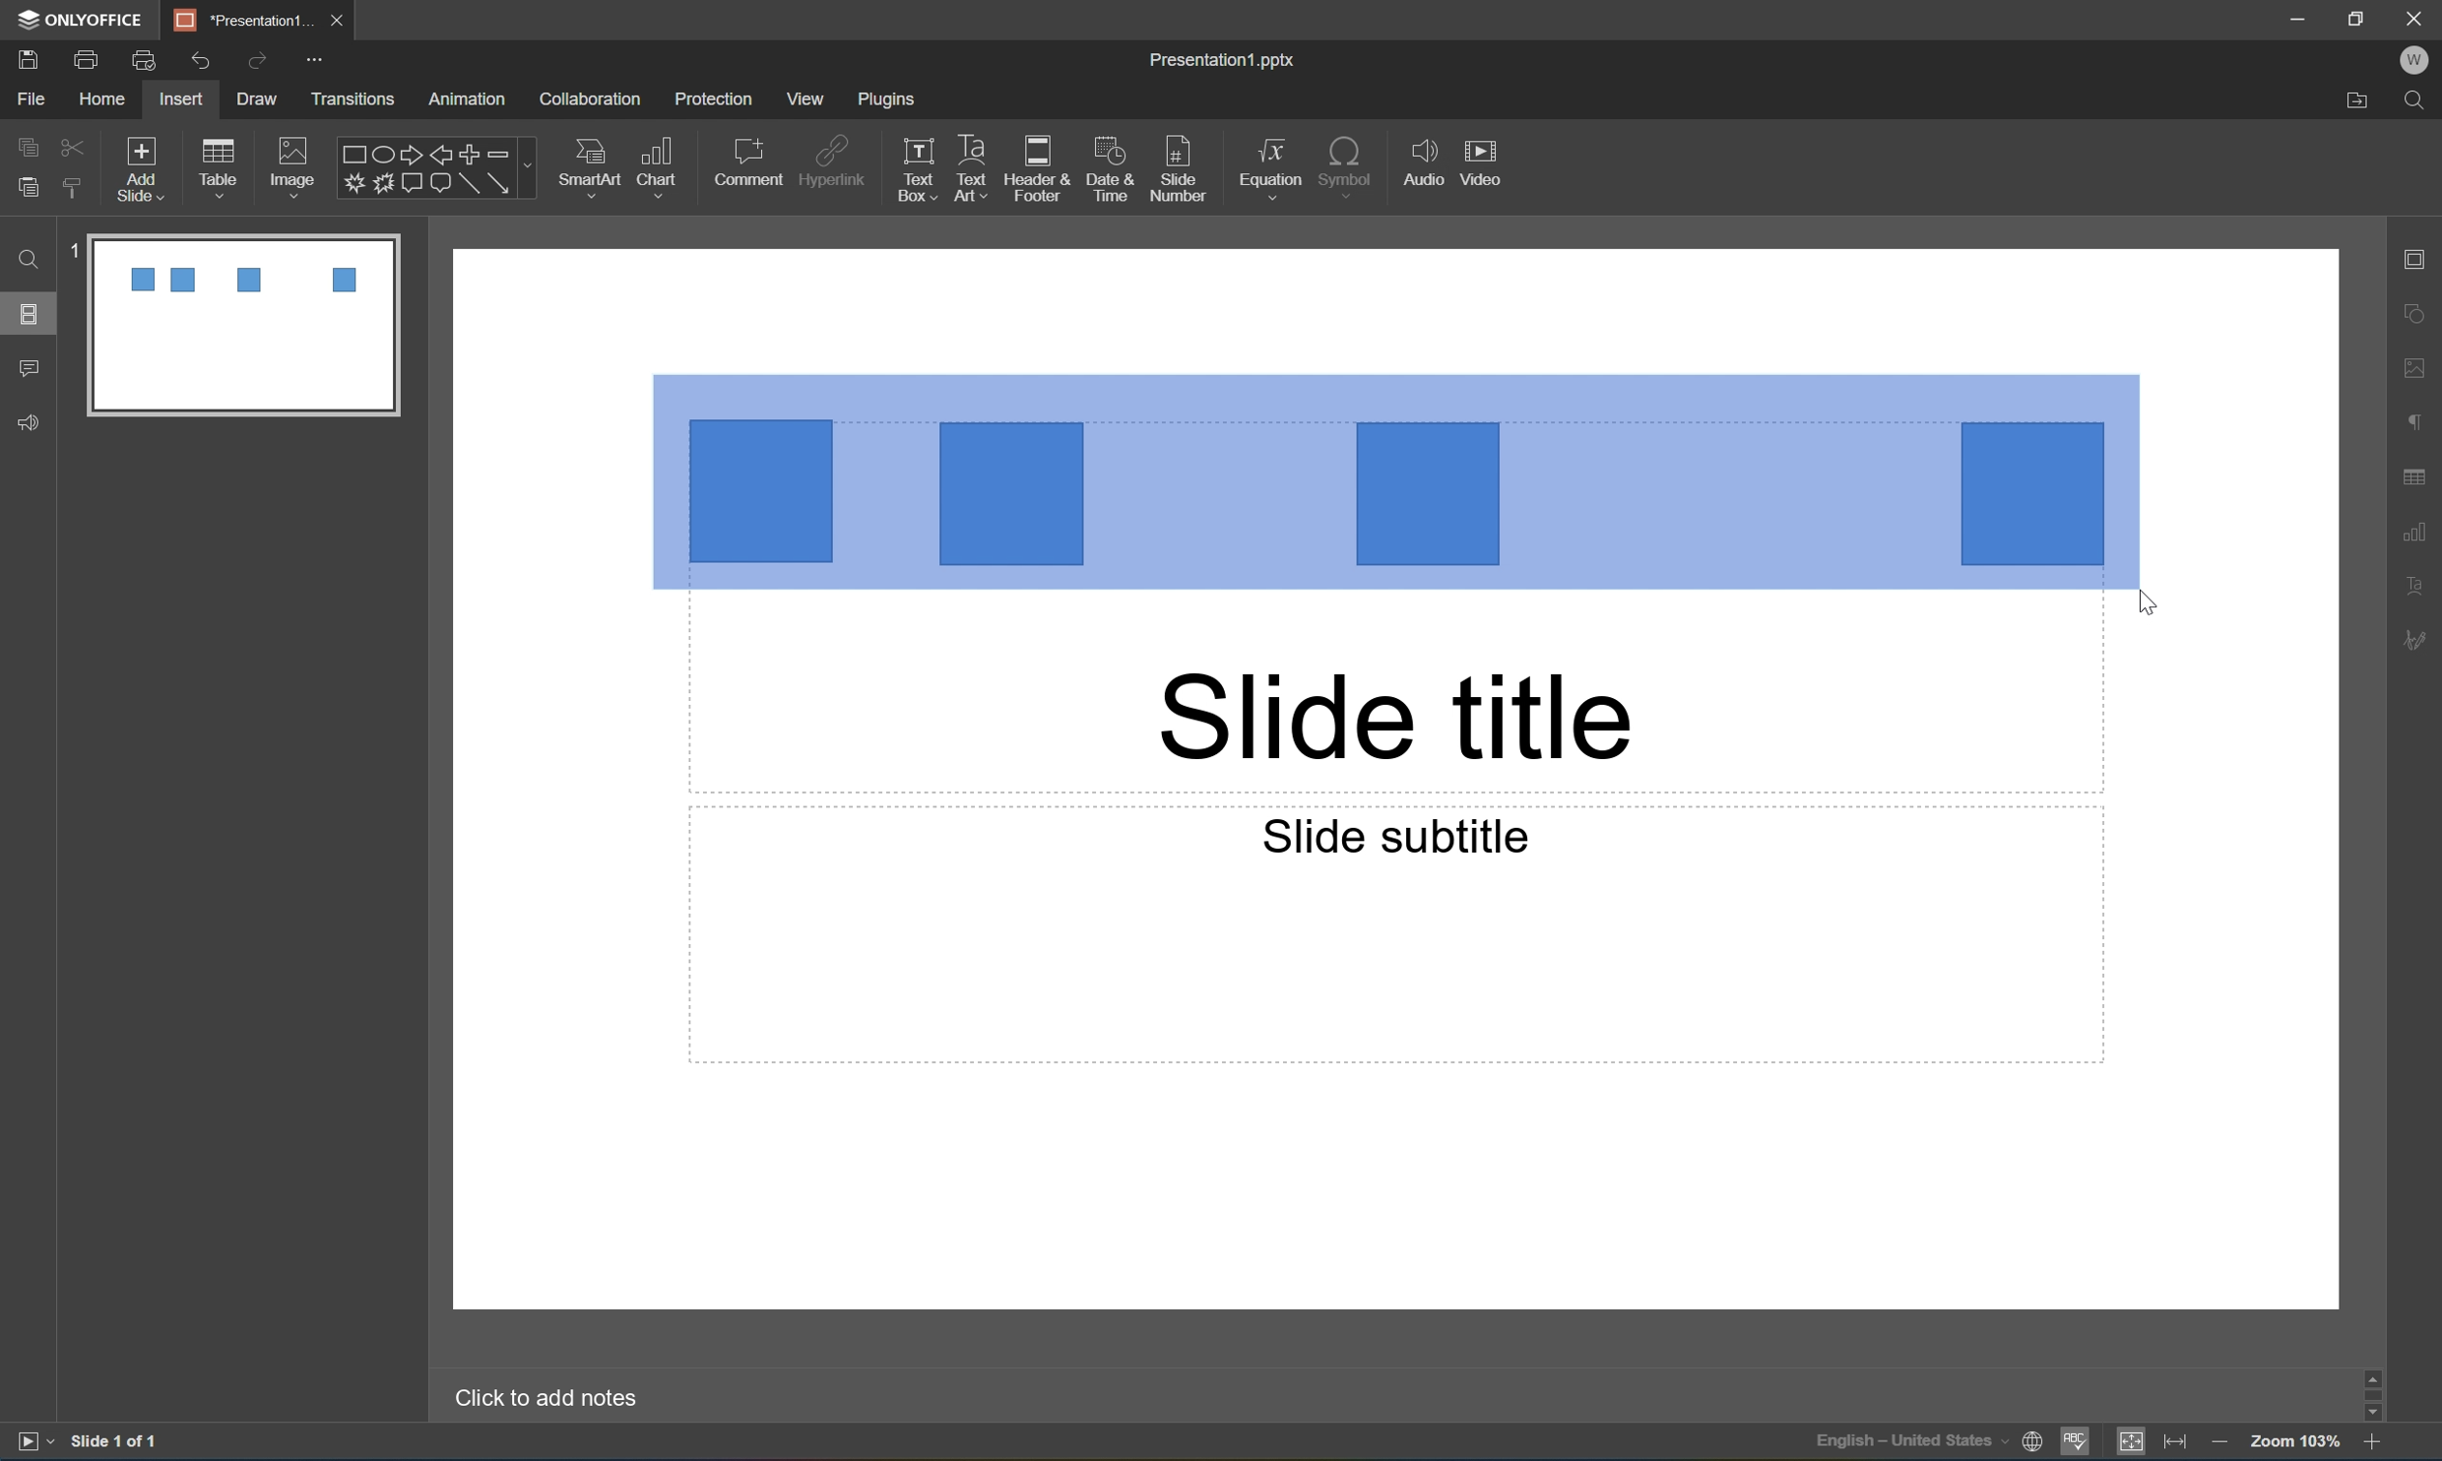 This screenshot has width=2442, height=1461. Describe the element at coordinates (1268, 164) in the screenshot. I see `equation` at that location.